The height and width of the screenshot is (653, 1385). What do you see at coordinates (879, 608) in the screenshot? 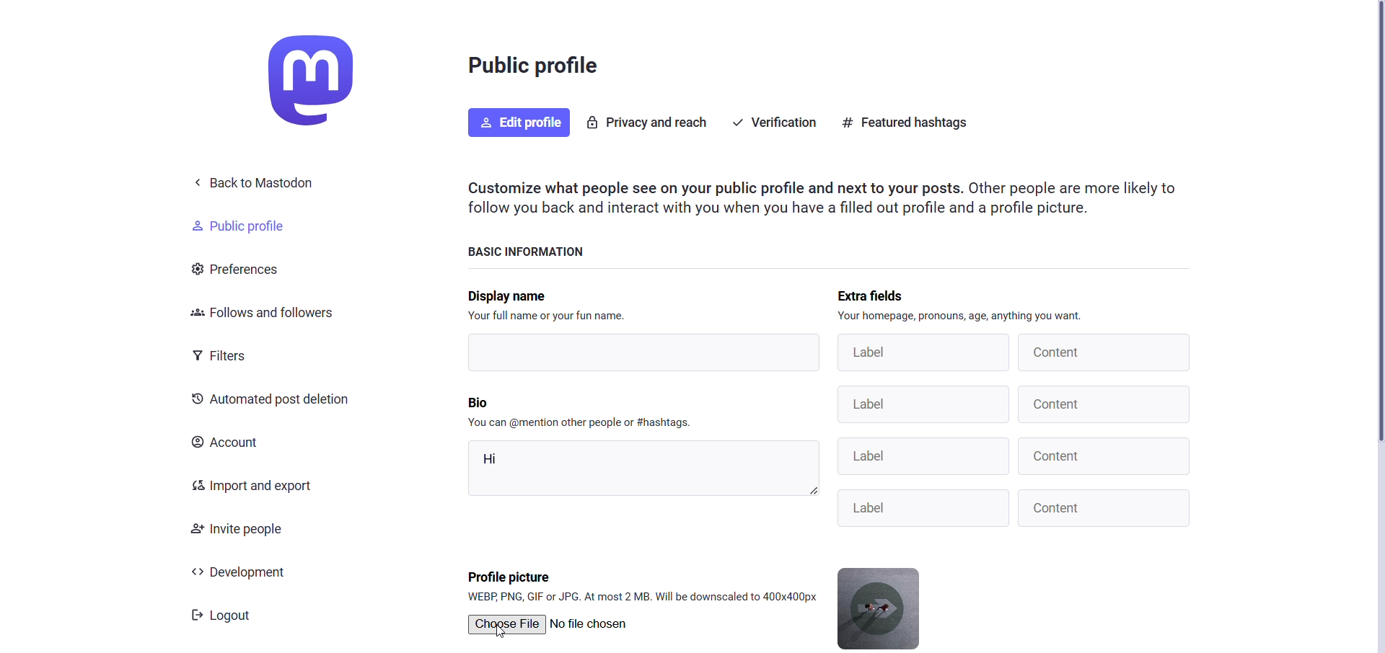
I see `current profile picture` at bounding box center [879, 608].